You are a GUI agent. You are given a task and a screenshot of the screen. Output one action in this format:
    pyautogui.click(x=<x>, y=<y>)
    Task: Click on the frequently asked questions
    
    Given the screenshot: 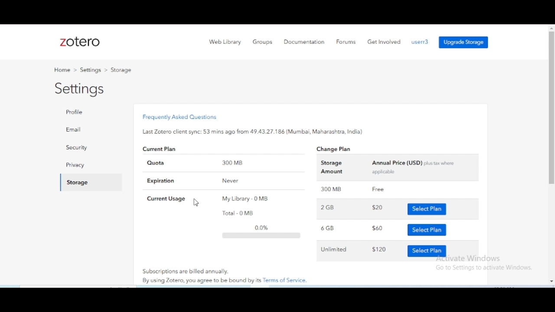 What is the action you would take?
    pyautogui.click(x=180, y=117)
    